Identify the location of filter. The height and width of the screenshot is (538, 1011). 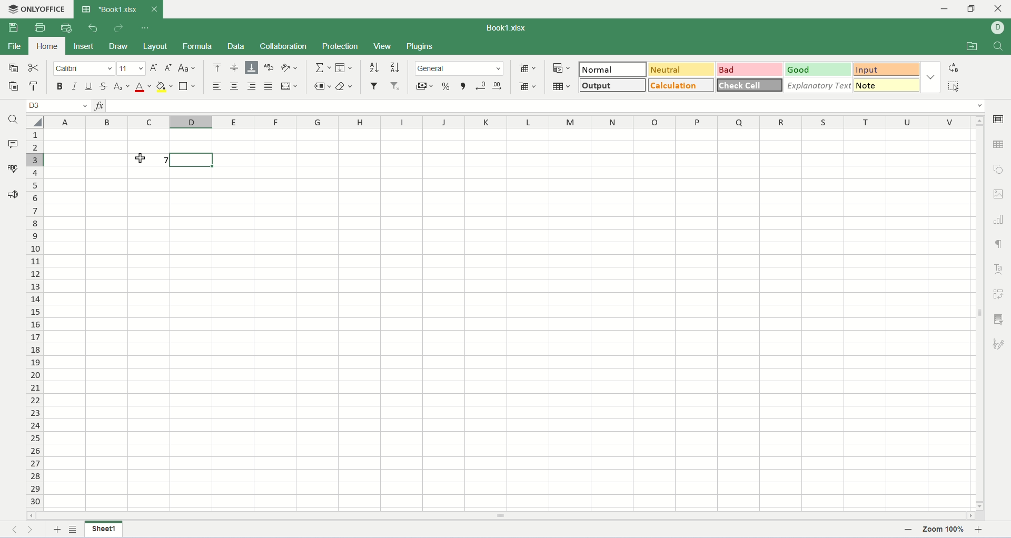
(375, 86).